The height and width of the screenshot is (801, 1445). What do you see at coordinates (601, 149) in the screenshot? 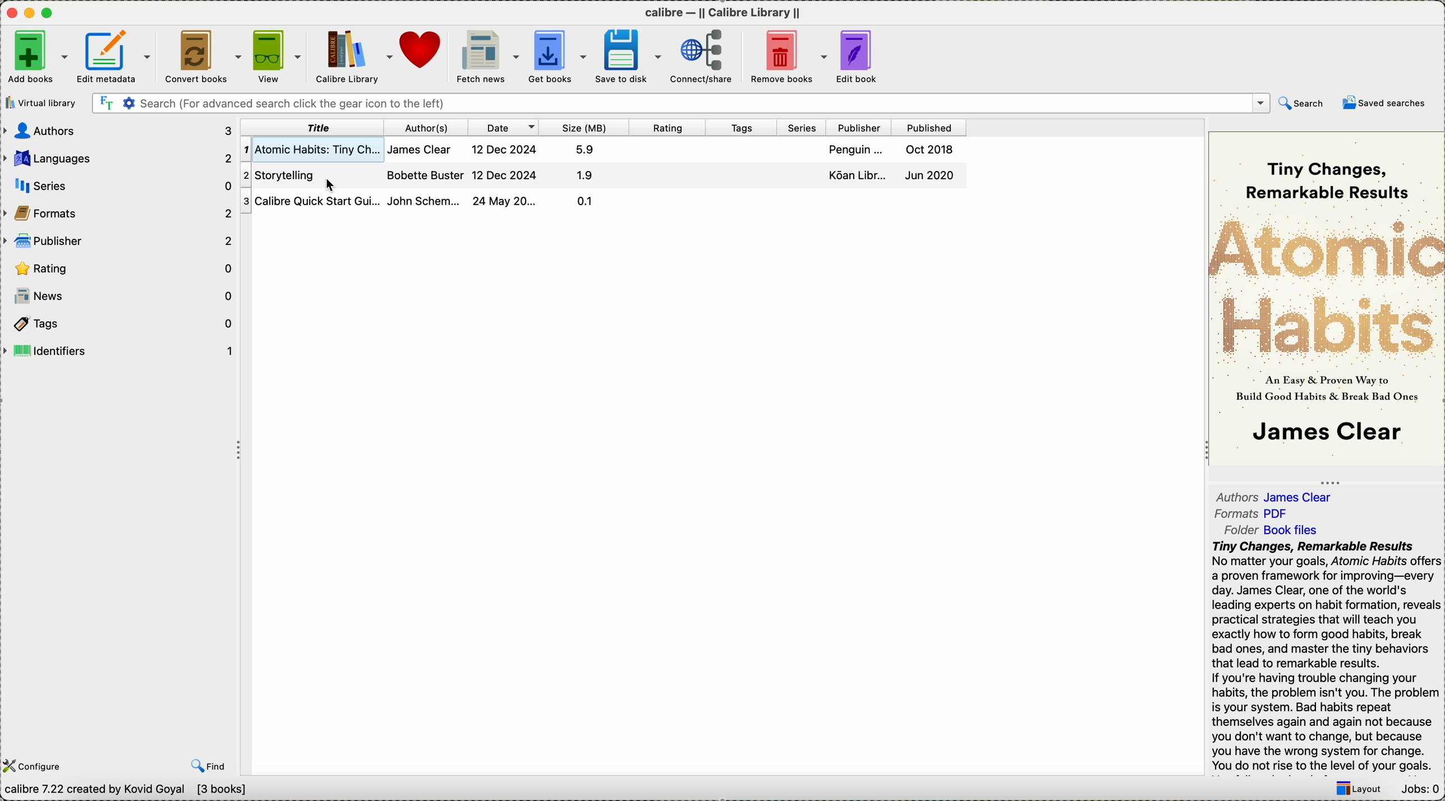
I see `first book` at bounding box center [601, 149].